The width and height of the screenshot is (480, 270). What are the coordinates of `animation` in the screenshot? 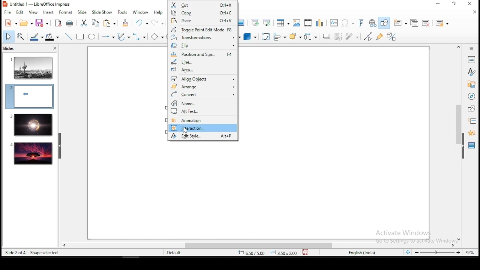 It's located at (204, 120).